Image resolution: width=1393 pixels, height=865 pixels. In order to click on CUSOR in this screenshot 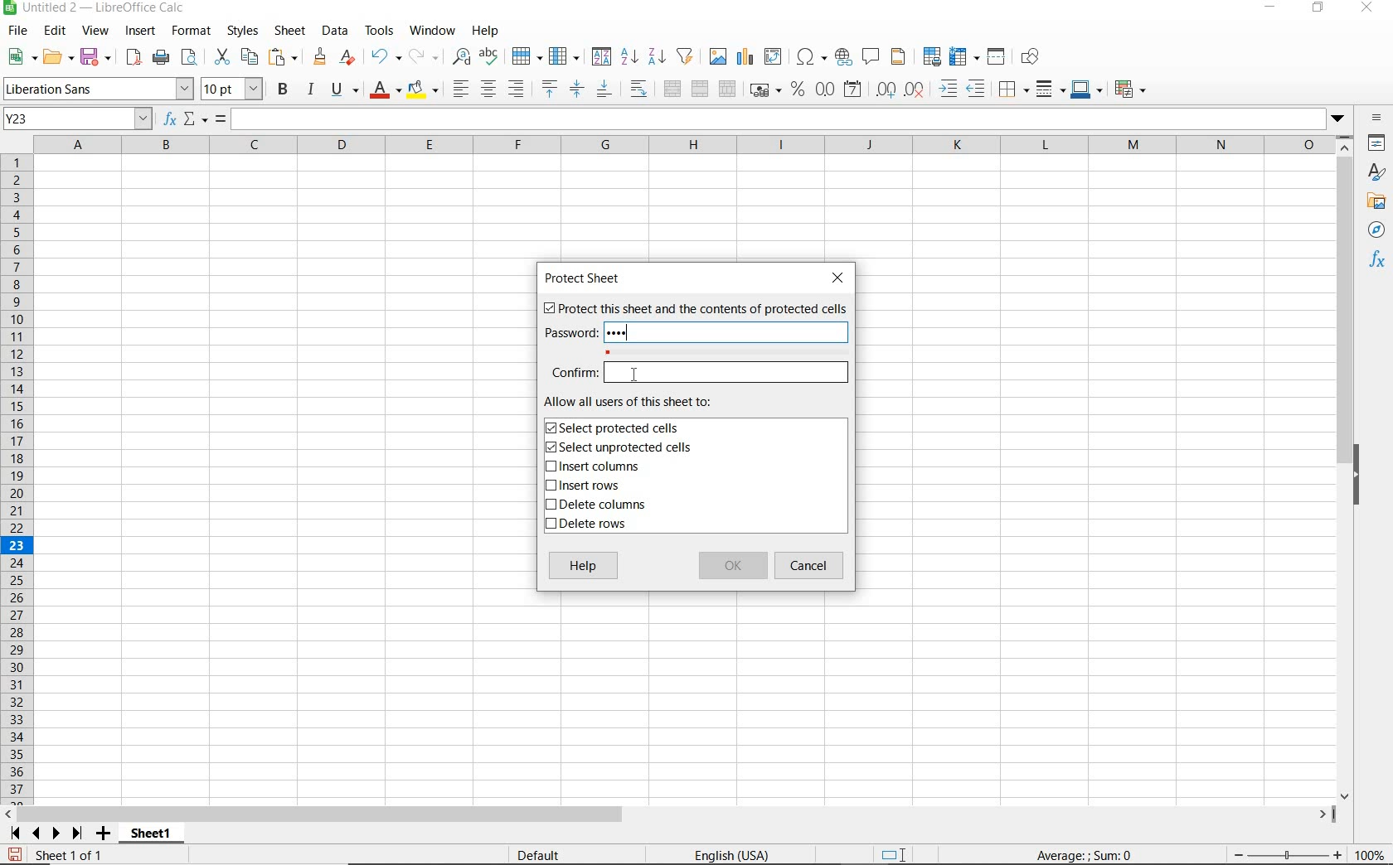, I will do `click(633, 375)`.